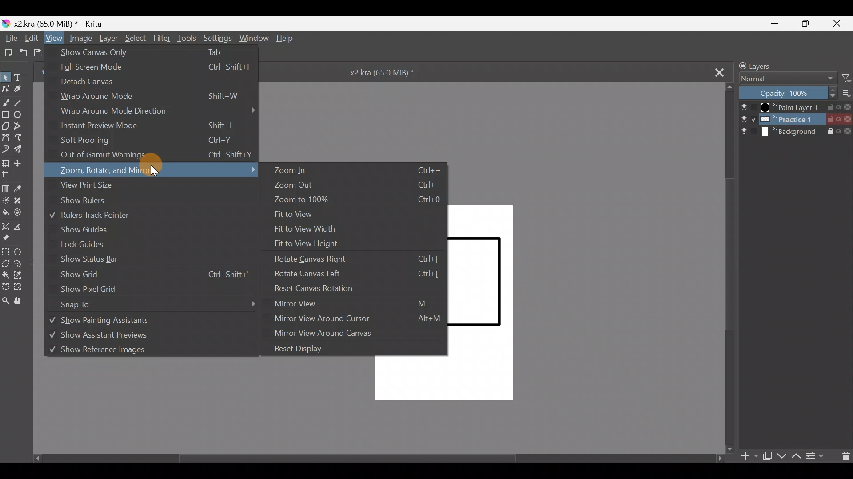 The width and height of the screenshot is (853, 479). Describe the element at coordinates (815, 455) in the screenshot. I see `View/change layer properties` at that location.